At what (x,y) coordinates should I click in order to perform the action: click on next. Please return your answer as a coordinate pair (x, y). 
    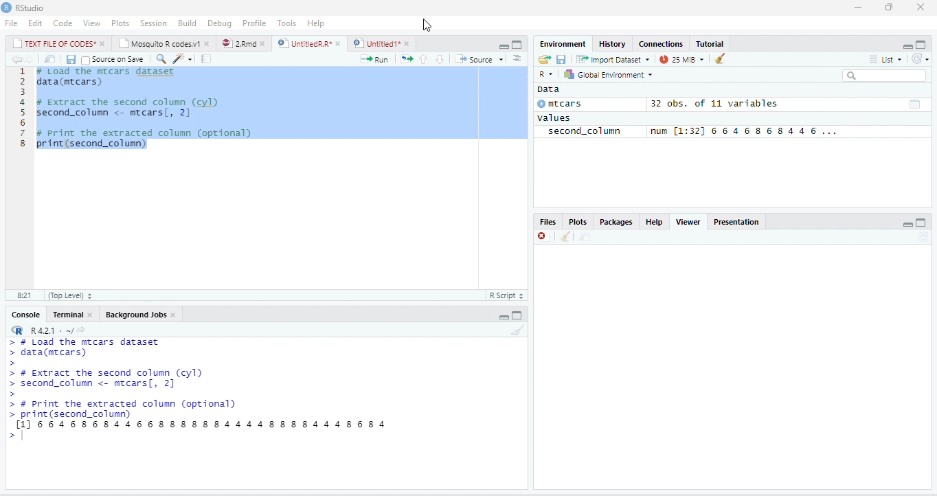
    Looking at the image, I should click on (32, 60).